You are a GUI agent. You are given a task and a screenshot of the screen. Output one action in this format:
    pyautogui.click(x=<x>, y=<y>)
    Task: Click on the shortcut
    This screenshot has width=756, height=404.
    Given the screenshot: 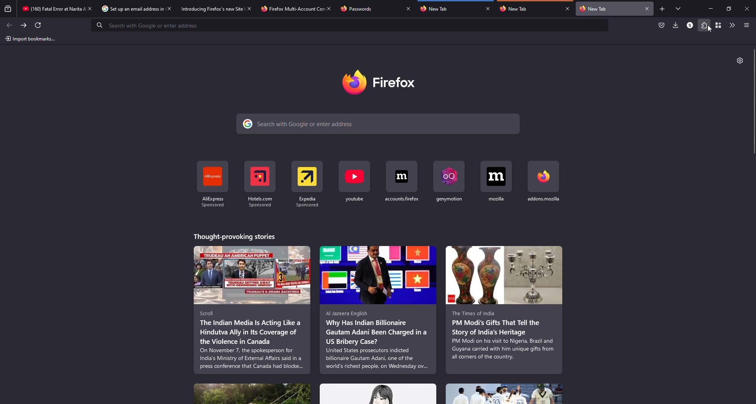 What is the action you would take?
    pyautogui.click(x=452, y=185)
    